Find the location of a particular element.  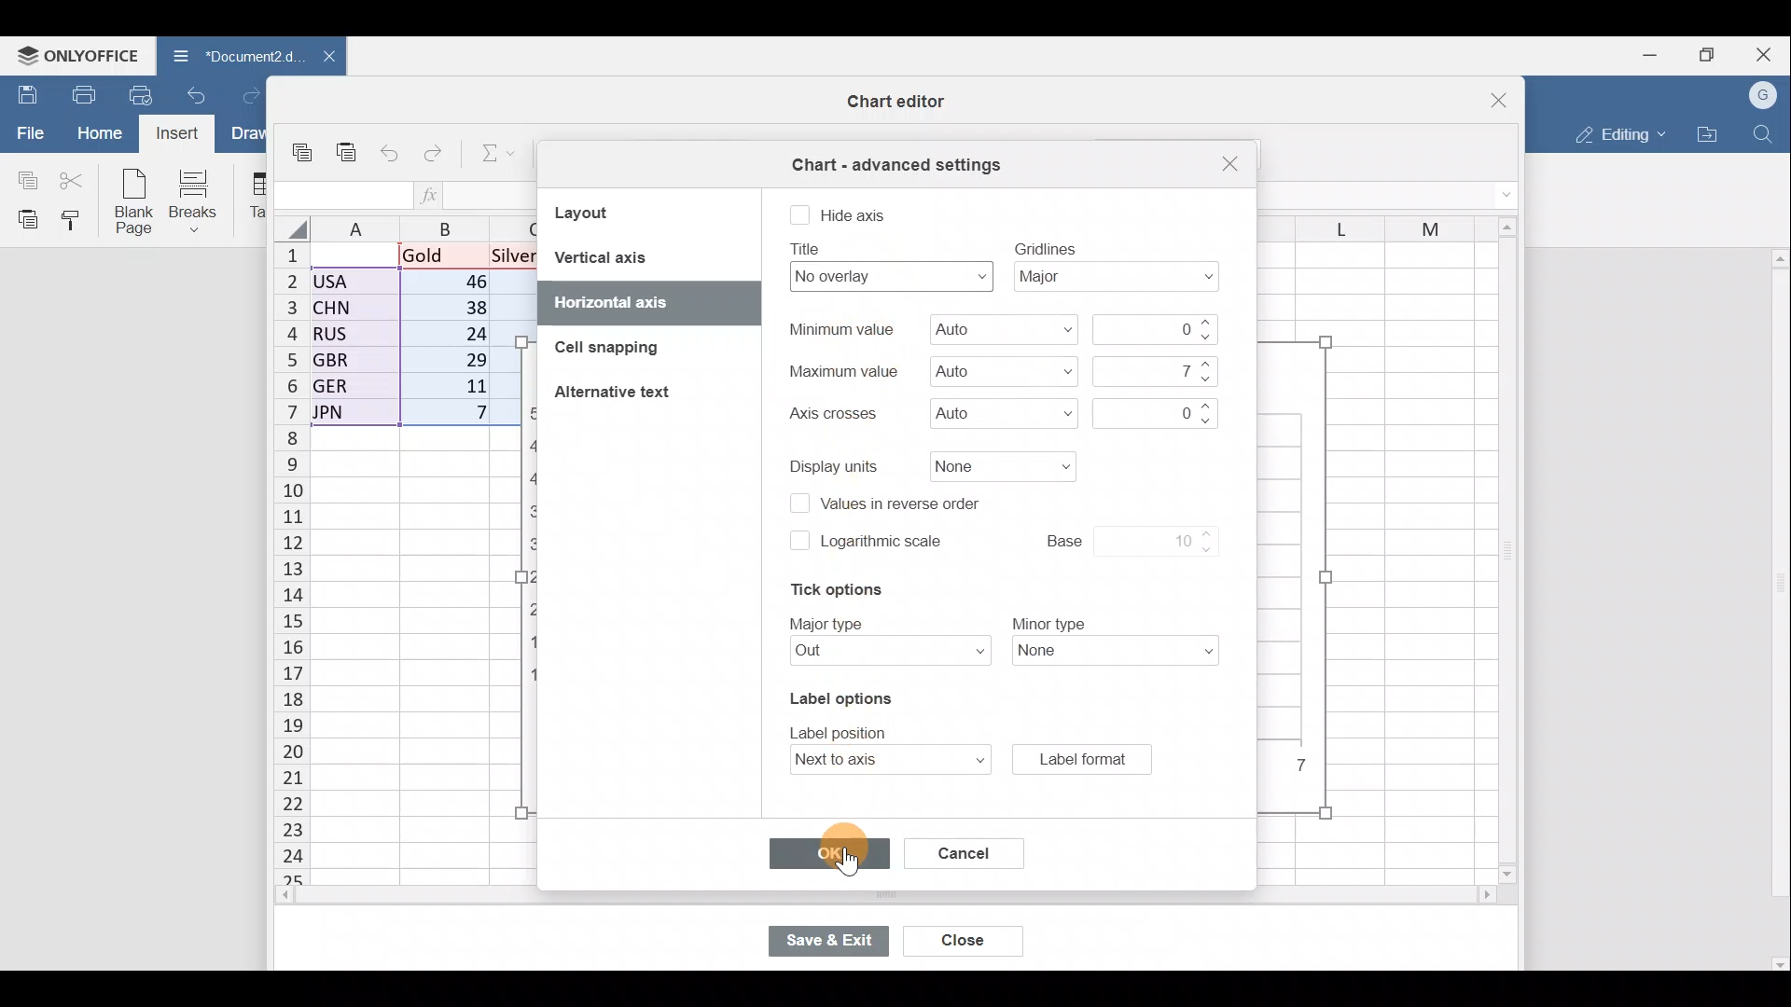

Breaks is located at coordinates (202, 200).